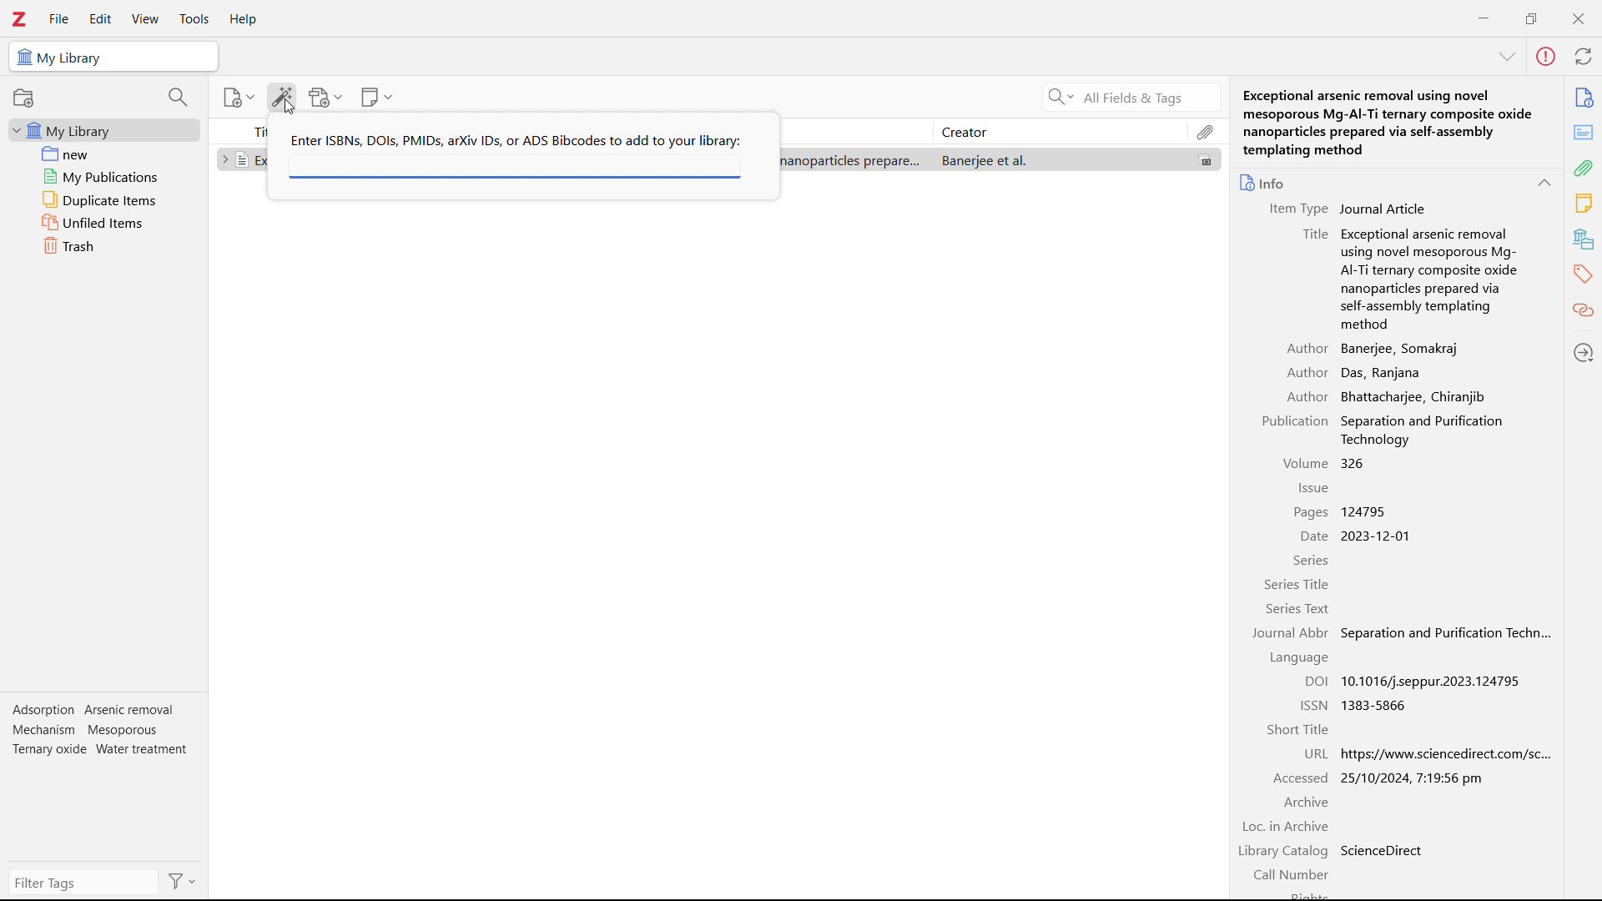 The height and width of the screenshot is (901, 1602). What do you see at coordinates (58, 19) in the screenshot?
I see `file` at bounding box center [58, 19].